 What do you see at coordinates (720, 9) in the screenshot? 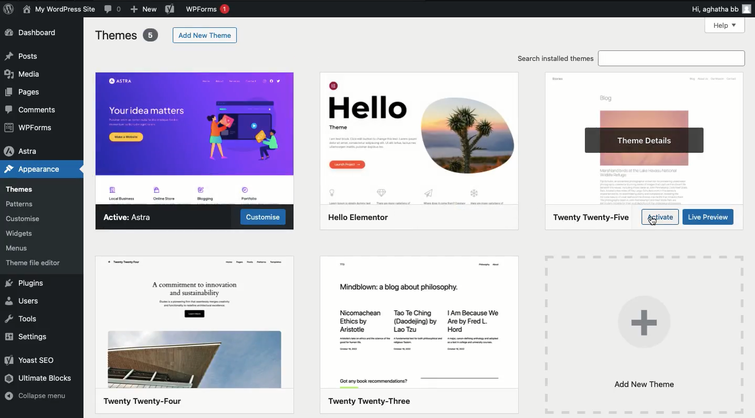
I see `Hi user` at bounding box center [720, 9].